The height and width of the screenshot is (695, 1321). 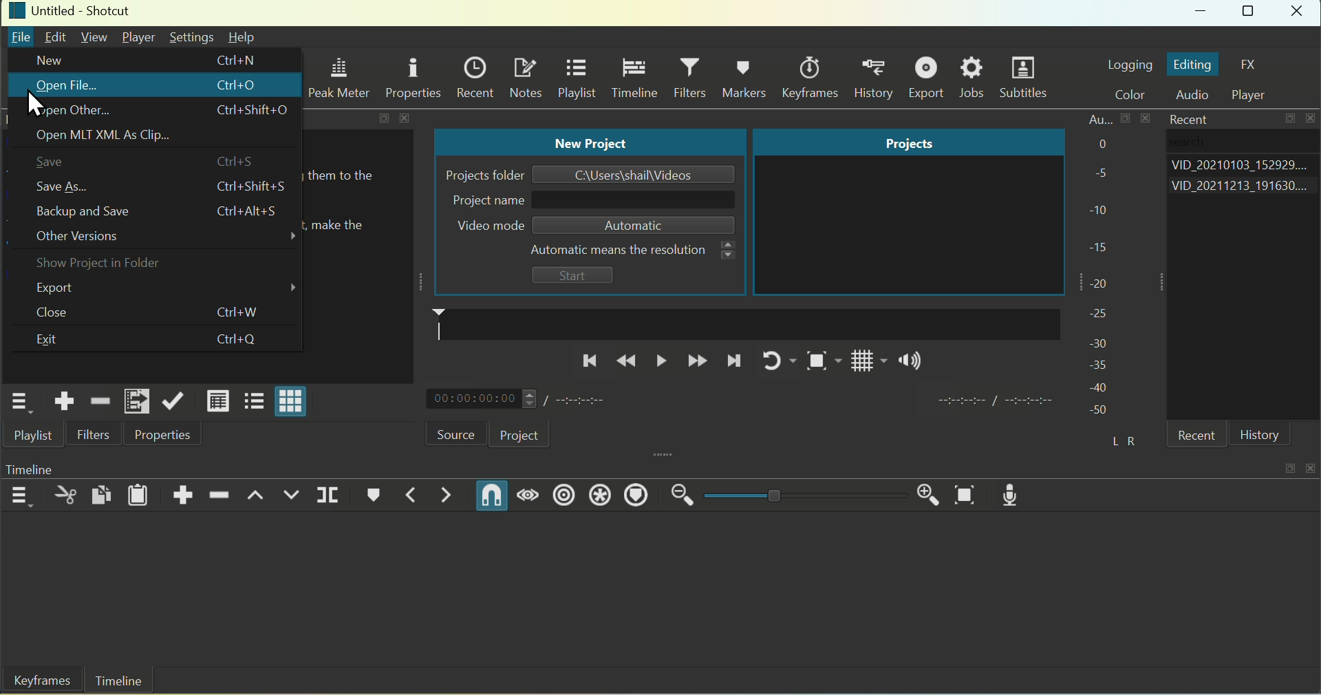 What do you see at coordinates (65, 496) in the screenshot?
I see `Cut` at bounding box center [65, 496].